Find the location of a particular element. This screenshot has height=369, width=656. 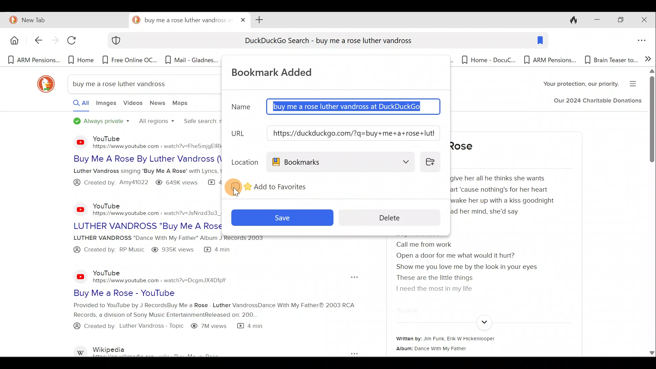

Reload is located at coordinates (75, 43).